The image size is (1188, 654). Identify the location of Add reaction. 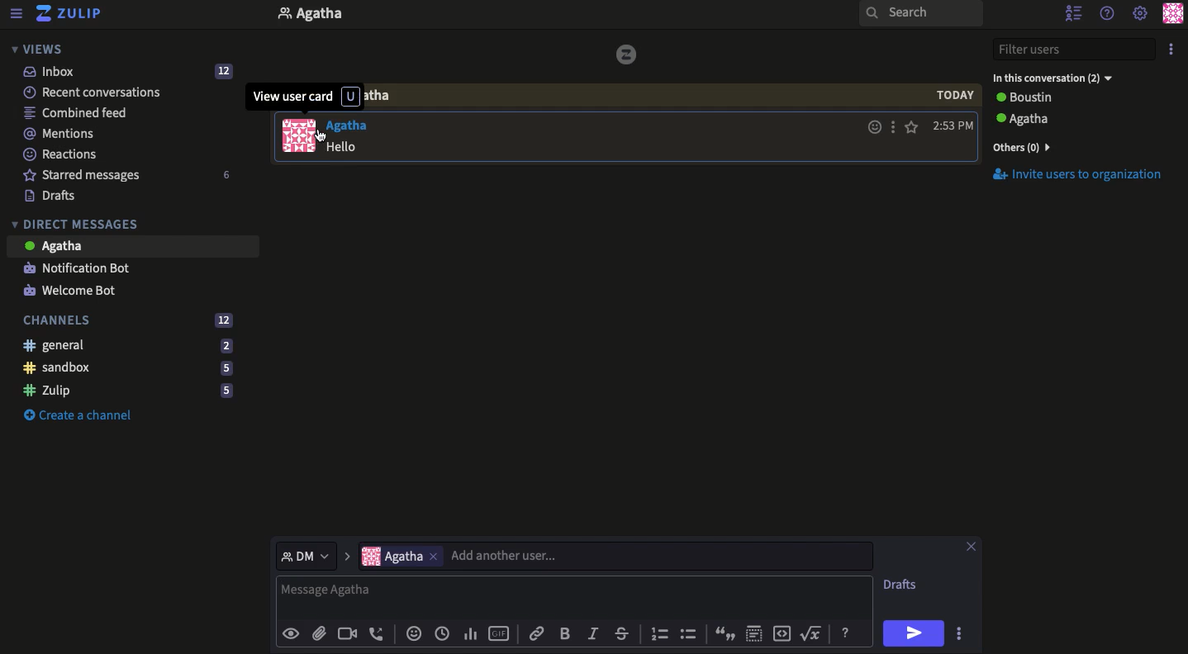
(873, 128).